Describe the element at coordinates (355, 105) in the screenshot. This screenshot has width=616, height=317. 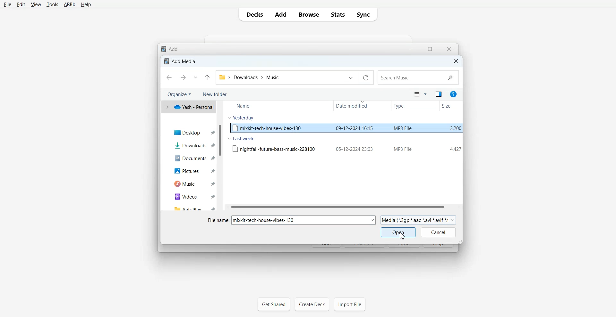
I see `Date modified` at that location.